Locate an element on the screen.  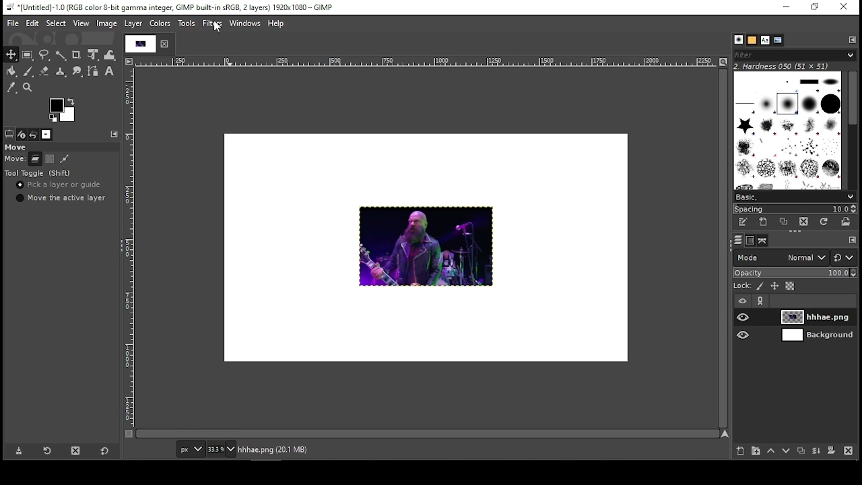
eraser tool is located at coordinates (45, 71).